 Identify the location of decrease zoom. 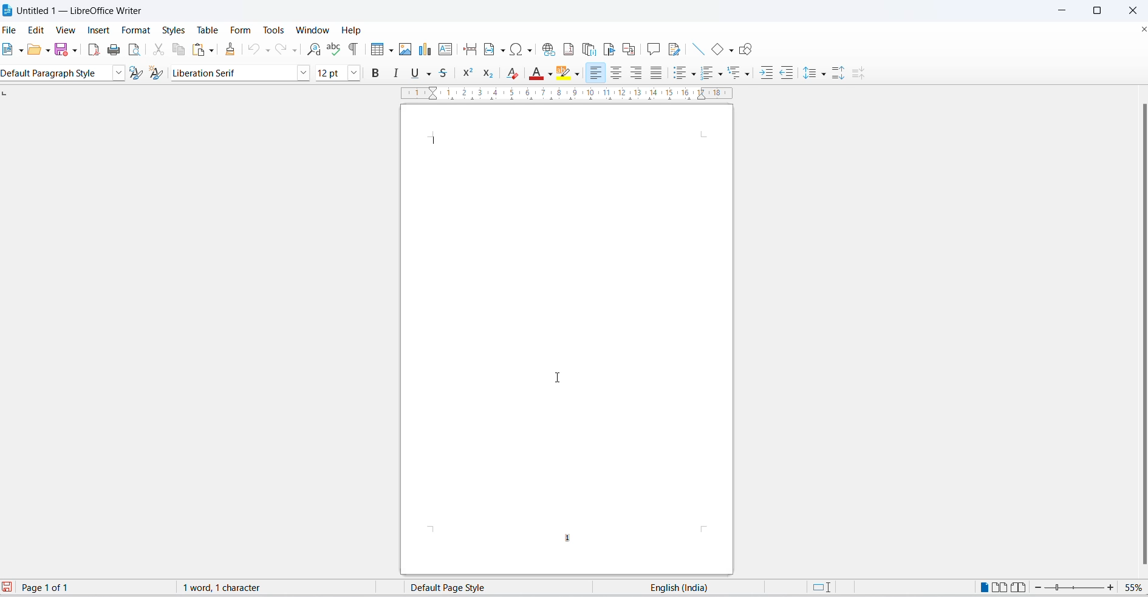
(1039, 588).